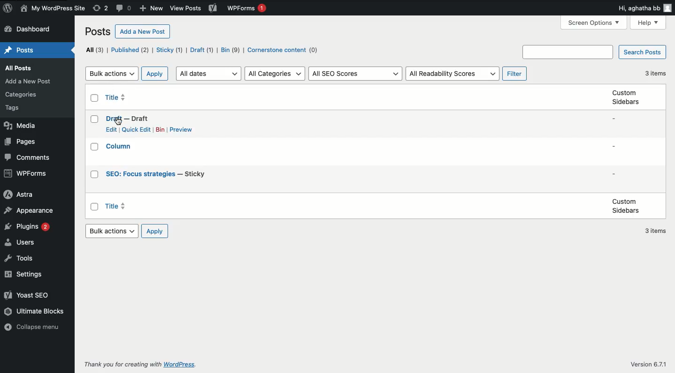 The height and width of the screenshot is (373, 675). I want to click on Plugins, so click(28, 226).